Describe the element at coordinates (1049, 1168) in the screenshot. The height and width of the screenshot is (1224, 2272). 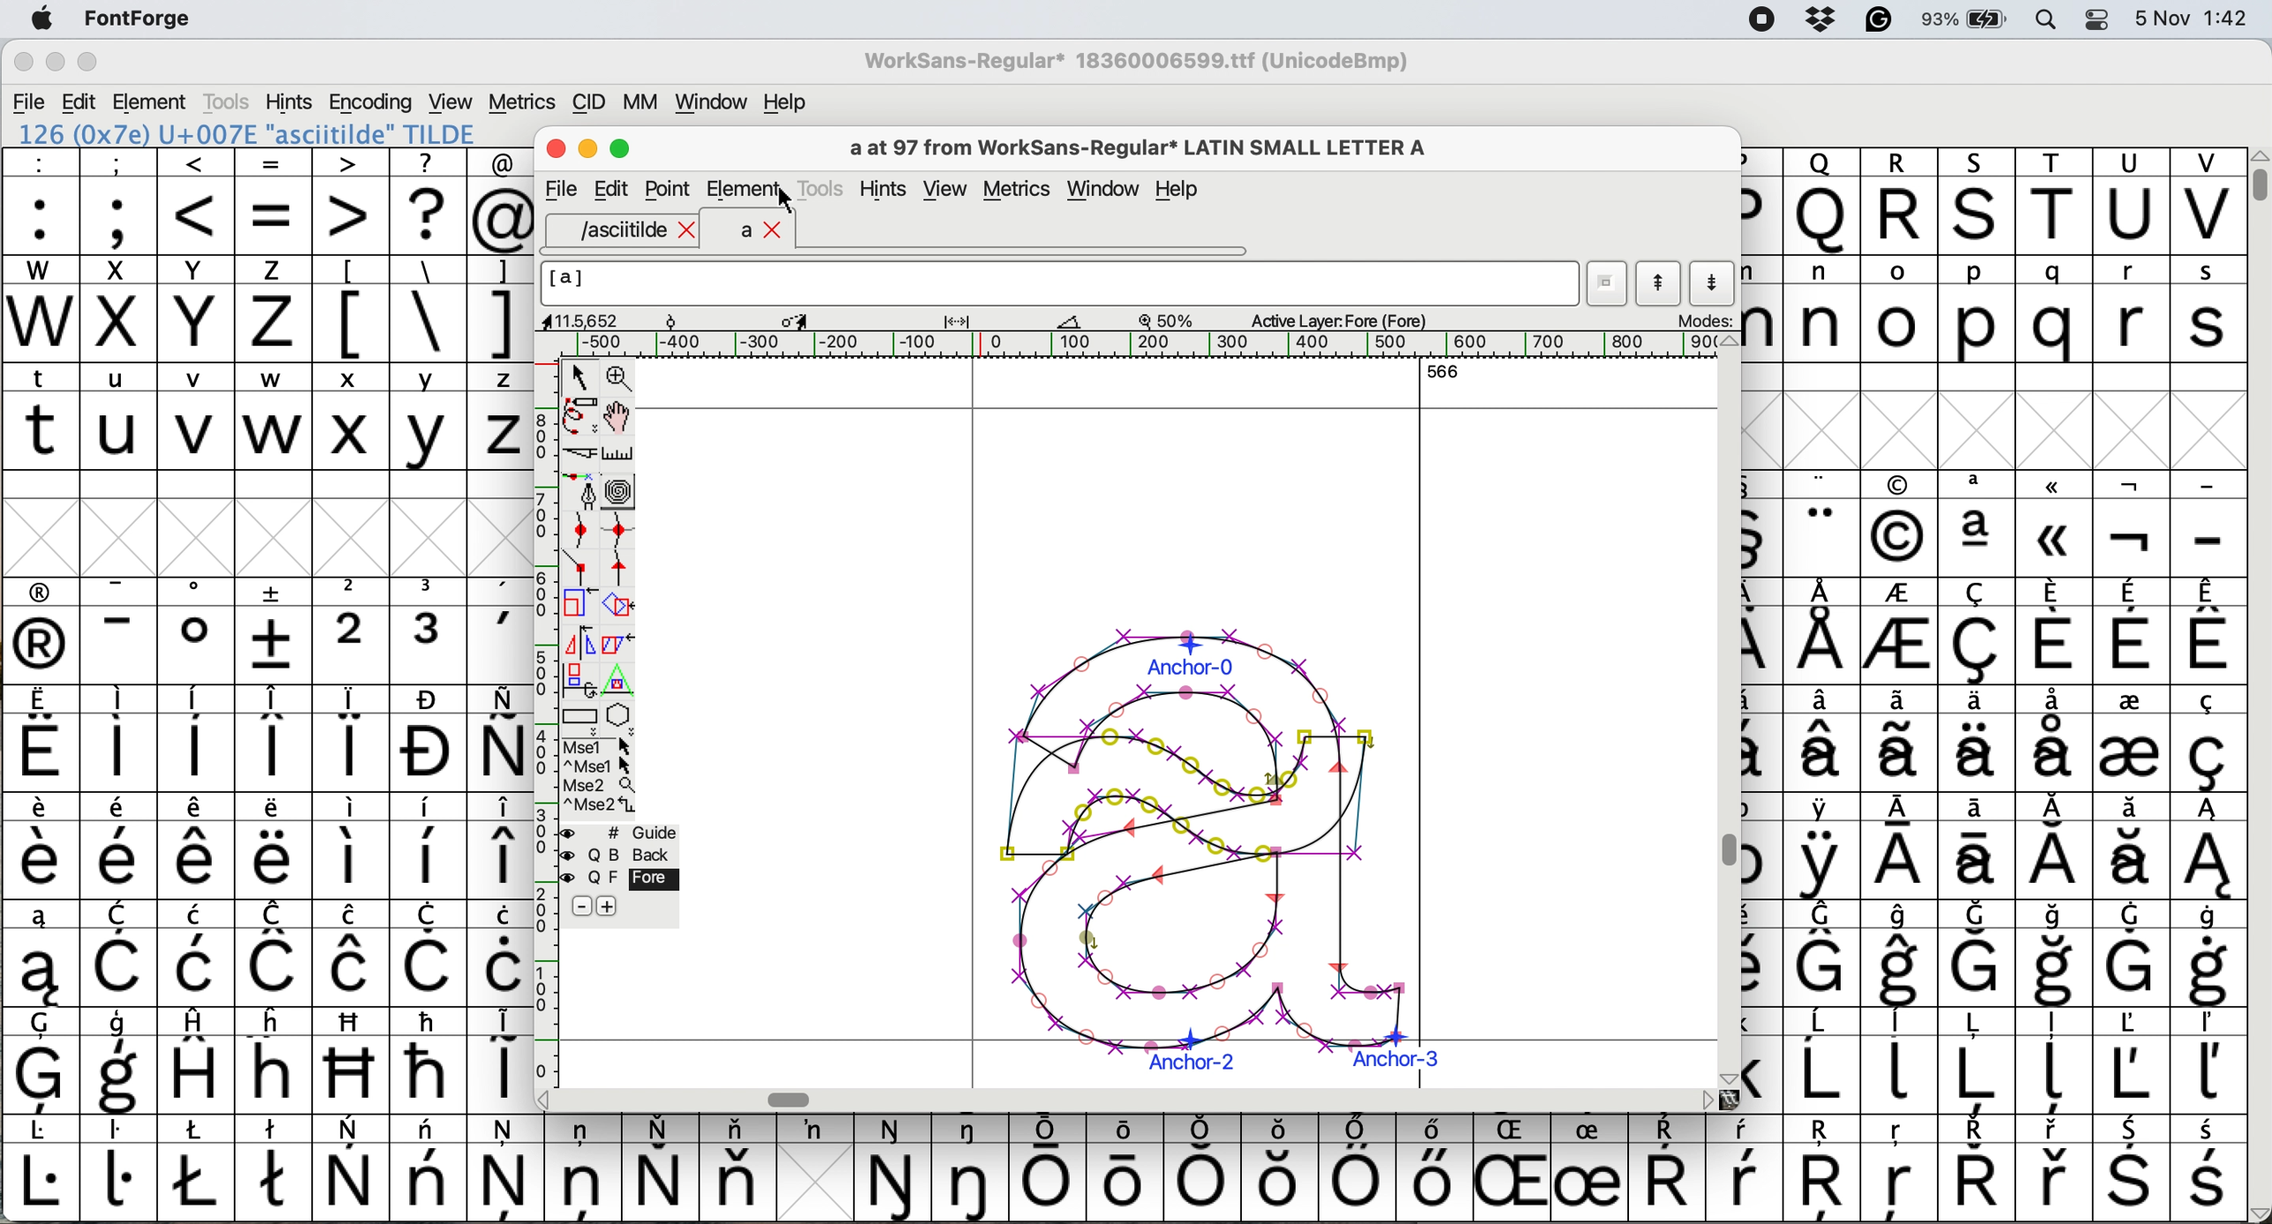
I see `symbol` at that location.